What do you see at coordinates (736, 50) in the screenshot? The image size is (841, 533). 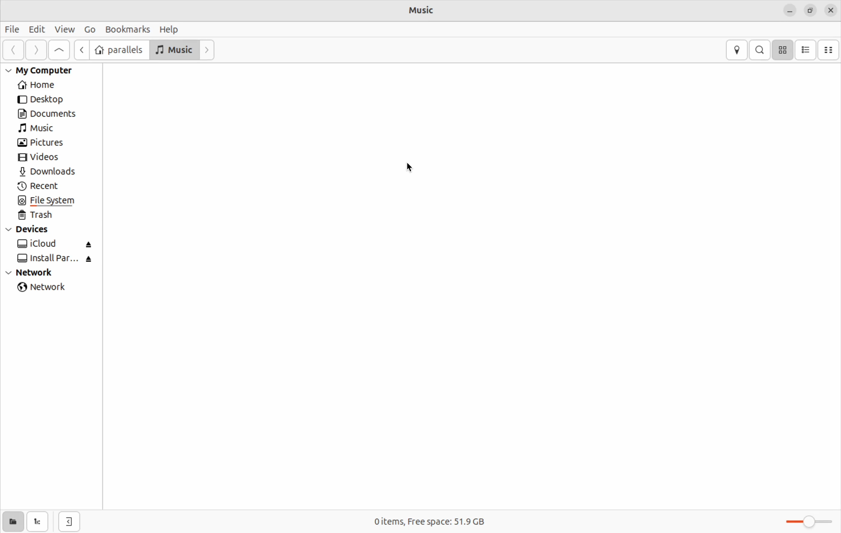 I see `location` at bounding box center [736, 50].